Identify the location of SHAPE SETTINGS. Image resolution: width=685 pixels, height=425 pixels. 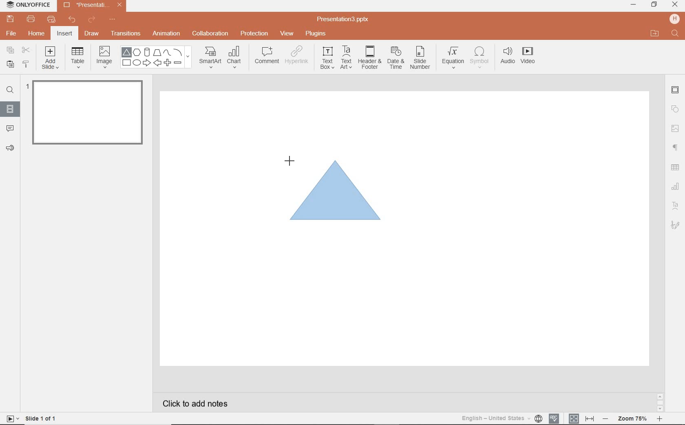
(674, 109).